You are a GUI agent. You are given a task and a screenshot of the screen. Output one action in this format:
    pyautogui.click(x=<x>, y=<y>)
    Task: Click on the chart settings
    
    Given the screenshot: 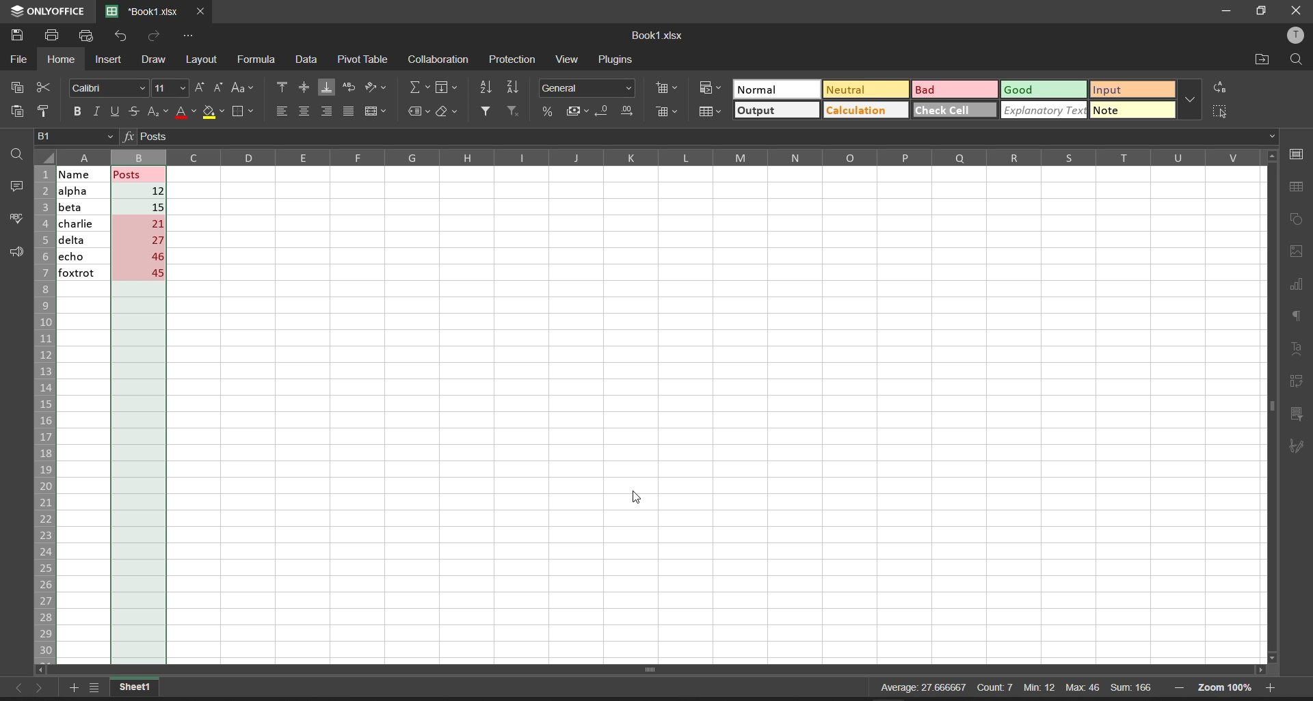 What is the action you would take?
    pyautogui.click(x=1300, y=286)
    